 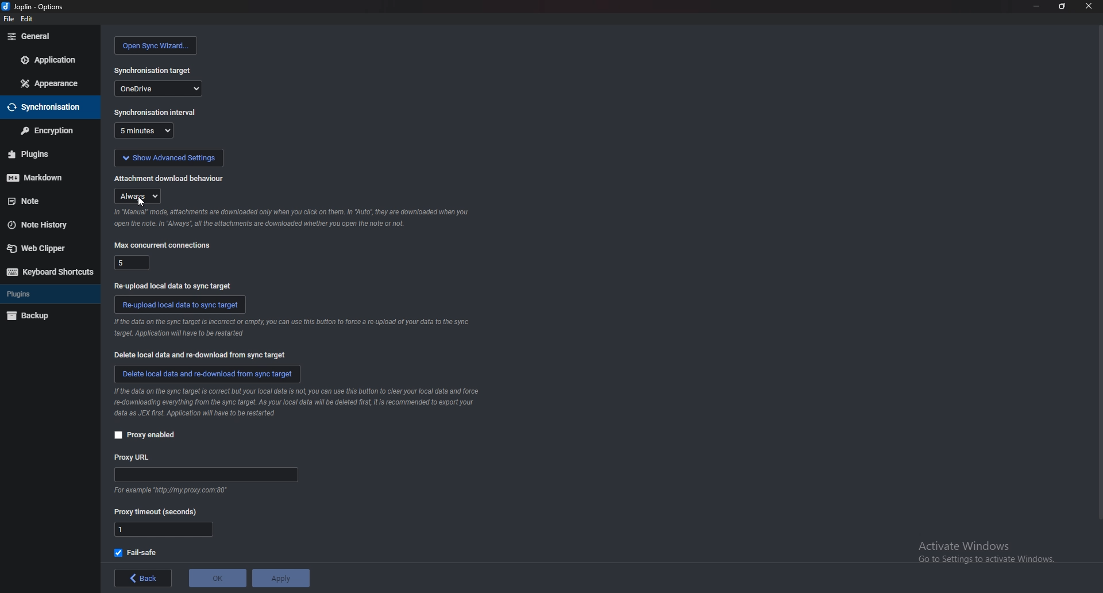 I want to click on resize, so click(x=1060, y=6).